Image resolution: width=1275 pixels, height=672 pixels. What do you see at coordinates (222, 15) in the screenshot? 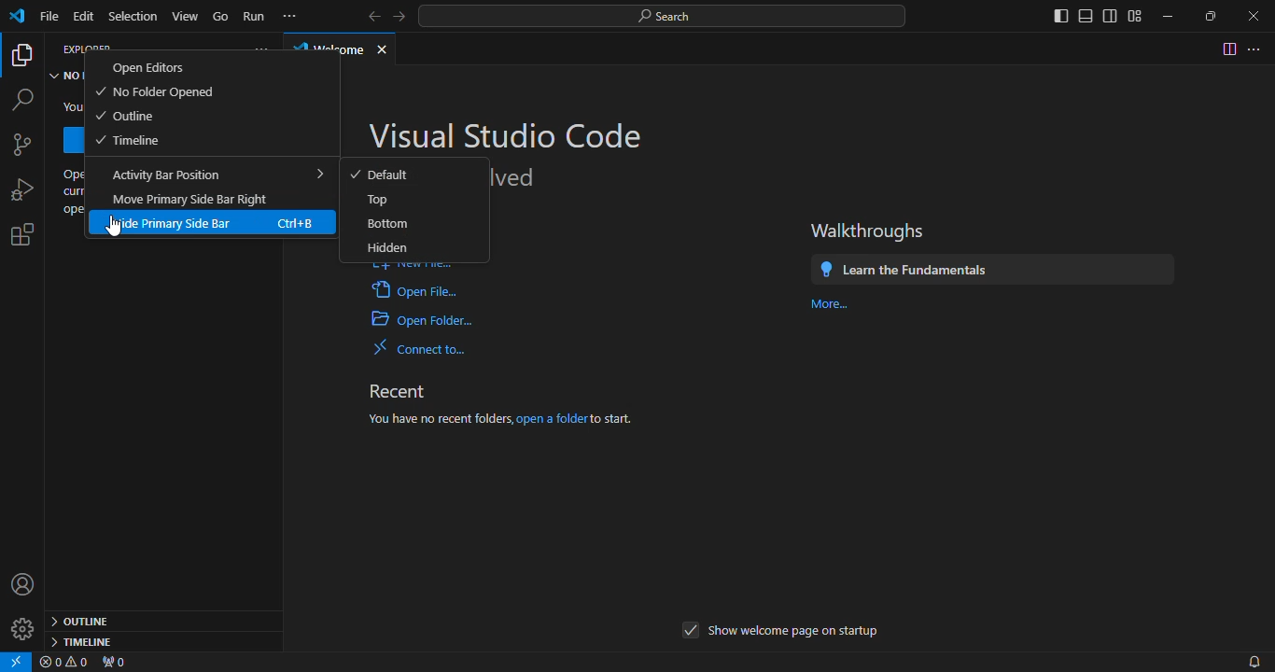
I see `Go` at bounding box center [222, 15].